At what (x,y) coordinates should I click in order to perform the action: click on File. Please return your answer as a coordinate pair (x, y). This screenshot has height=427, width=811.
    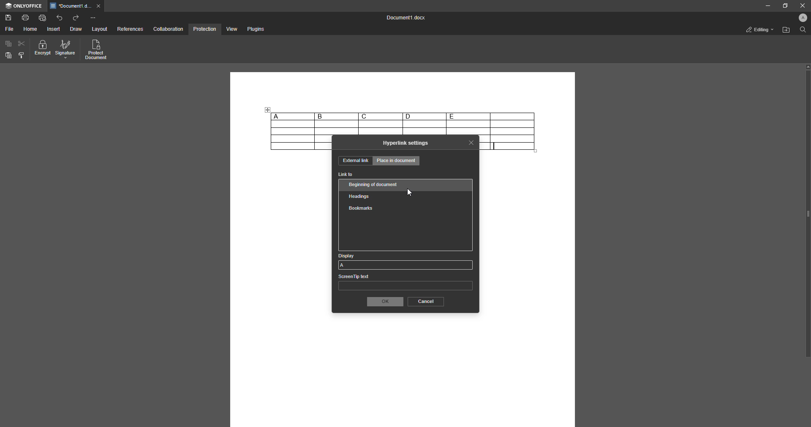
    Looking at the image, I should click on (9, 29).